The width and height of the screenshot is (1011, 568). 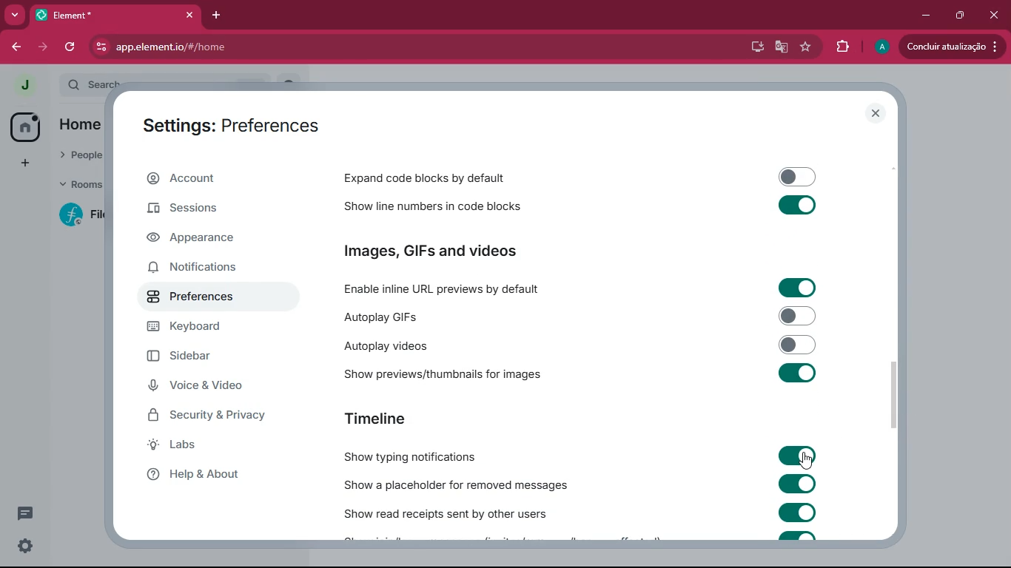 I want to click on toggle on/off, so click(x=797, y=455).